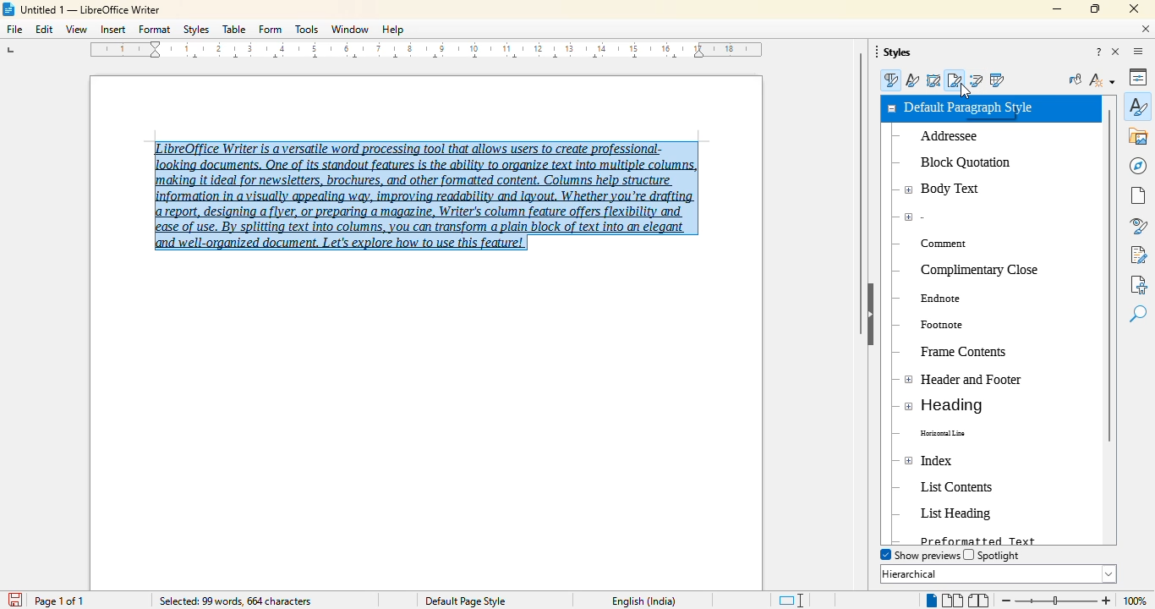  What do you see at coordinates (1076, 80) in the screenshot?
I see `fill format mode` at bounding box center [1076, 80].